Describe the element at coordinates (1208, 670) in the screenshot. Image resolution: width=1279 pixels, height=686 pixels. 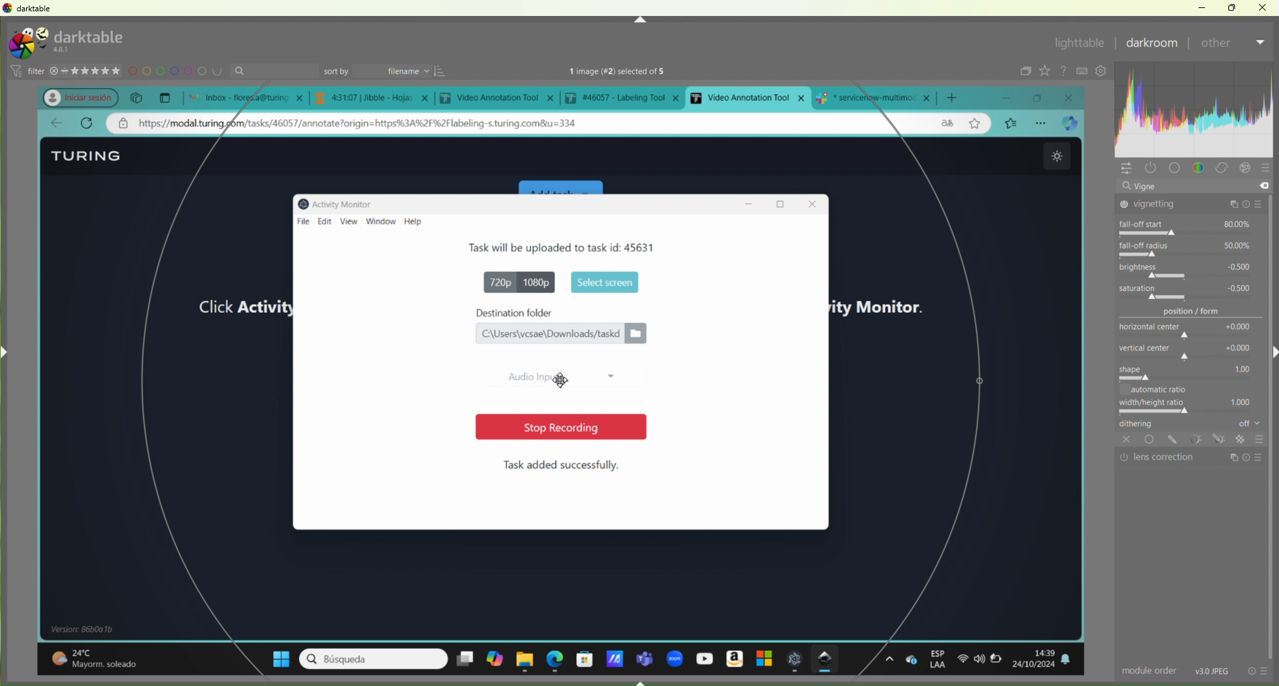
I see `v30 jpeg` at that location.